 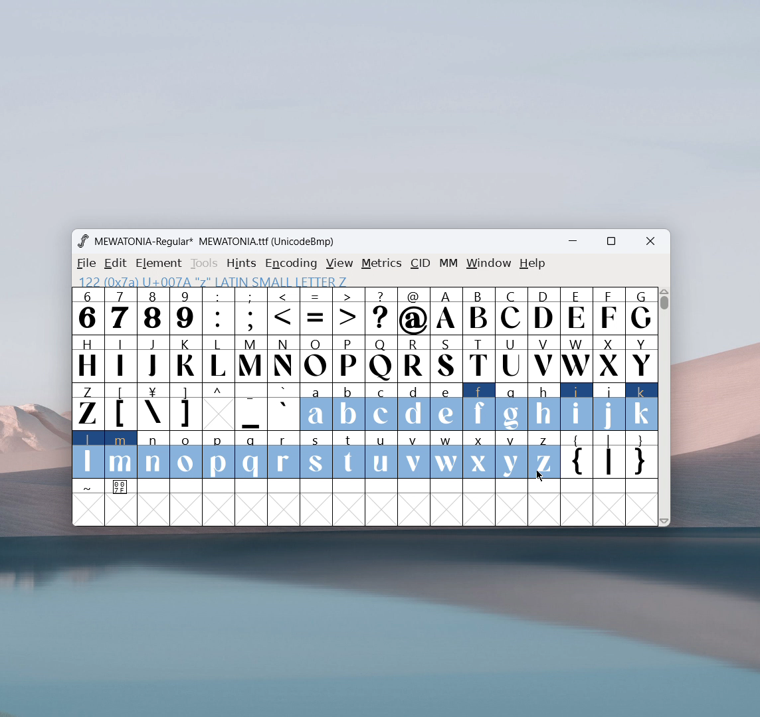 I want to click on y, so click(x=512, y=455).